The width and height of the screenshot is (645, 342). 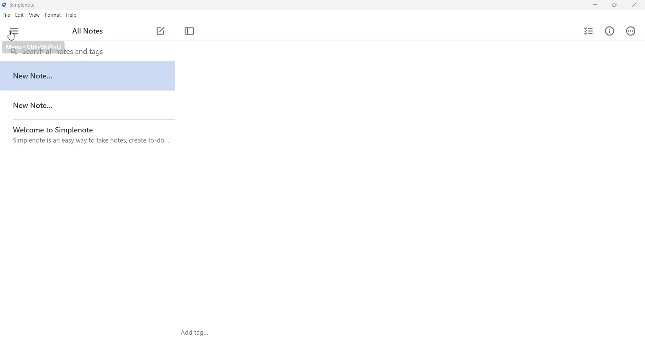 What do you see at coordinates (609, 31) in the screenshot?
I see `Info` at bounding box center [609, 31].